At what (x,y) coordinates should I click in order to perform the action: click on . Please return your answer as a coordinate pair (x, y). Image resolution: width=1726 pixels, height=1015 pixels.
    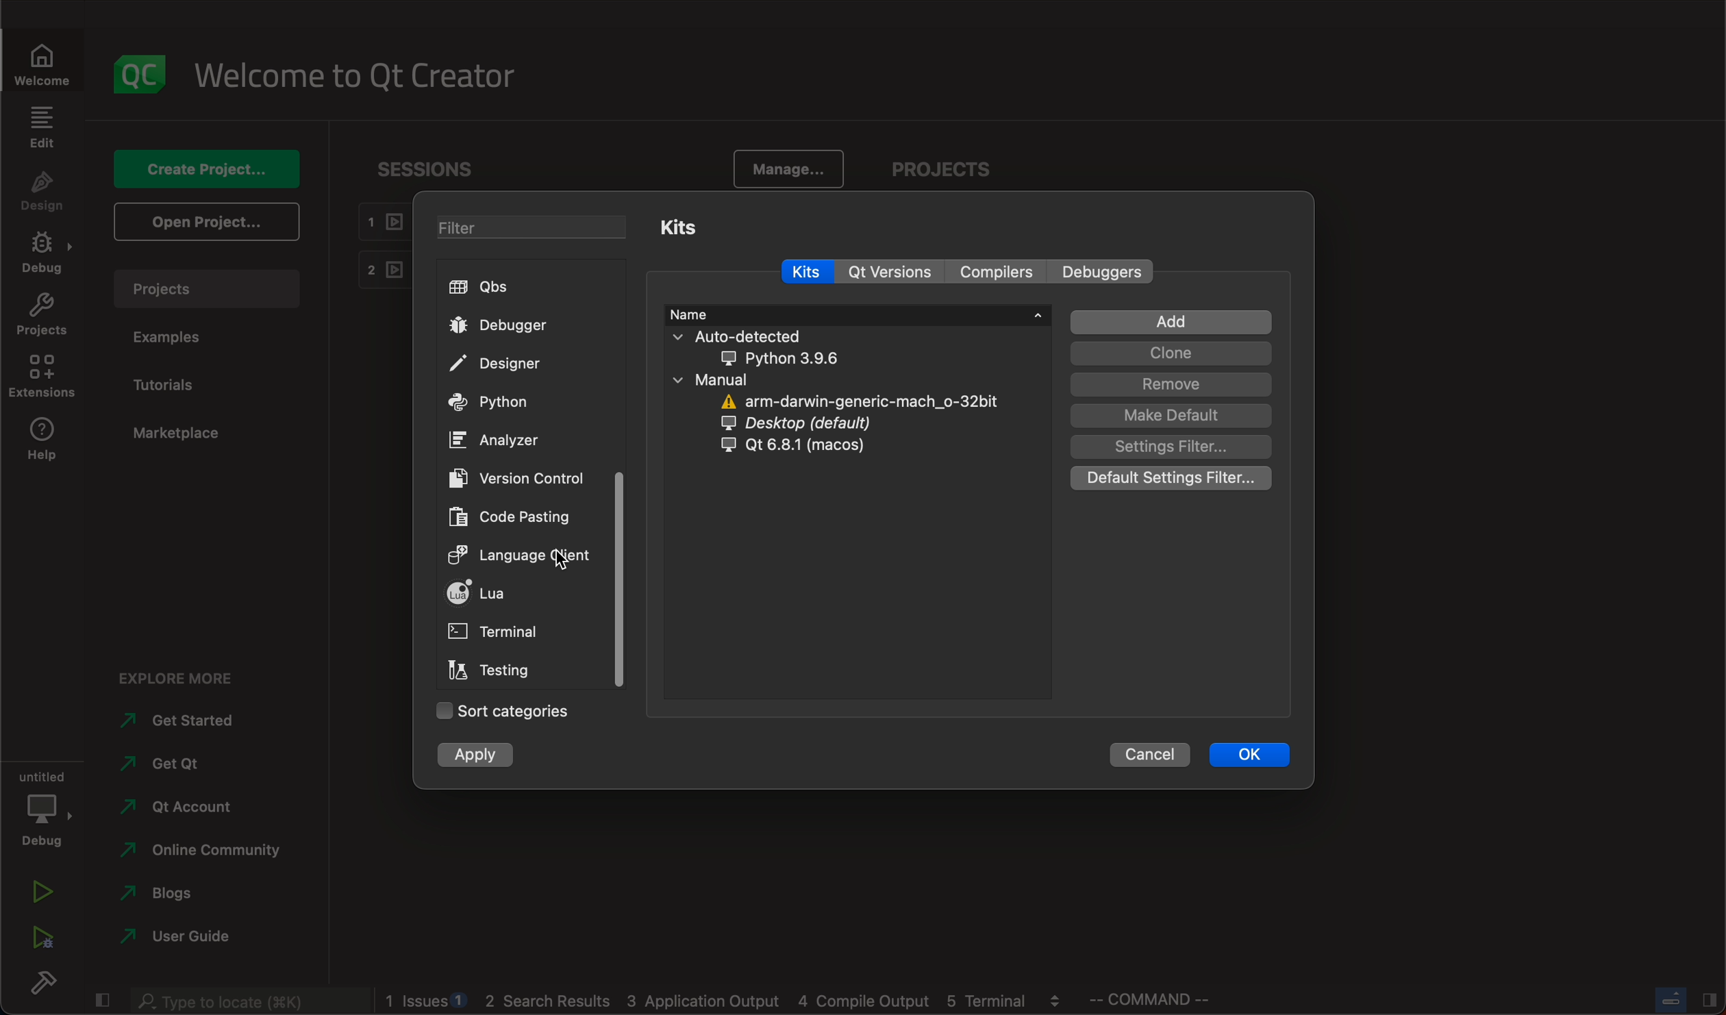
    Looking at the image, I should click on (1102, 271).